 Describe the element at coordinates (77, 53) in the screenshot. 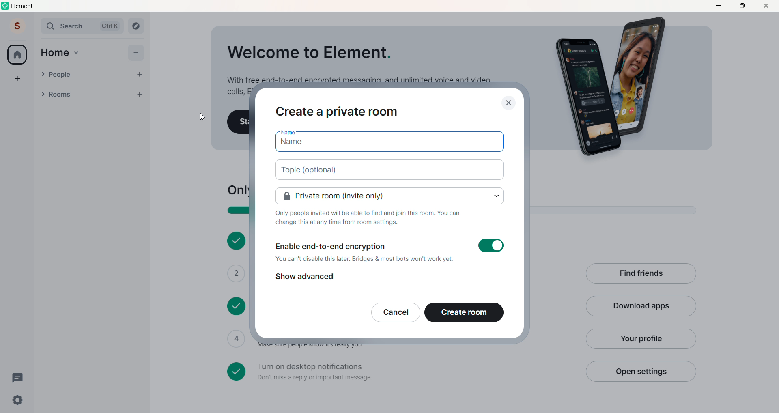

I see `Home Drop Down` at that location.